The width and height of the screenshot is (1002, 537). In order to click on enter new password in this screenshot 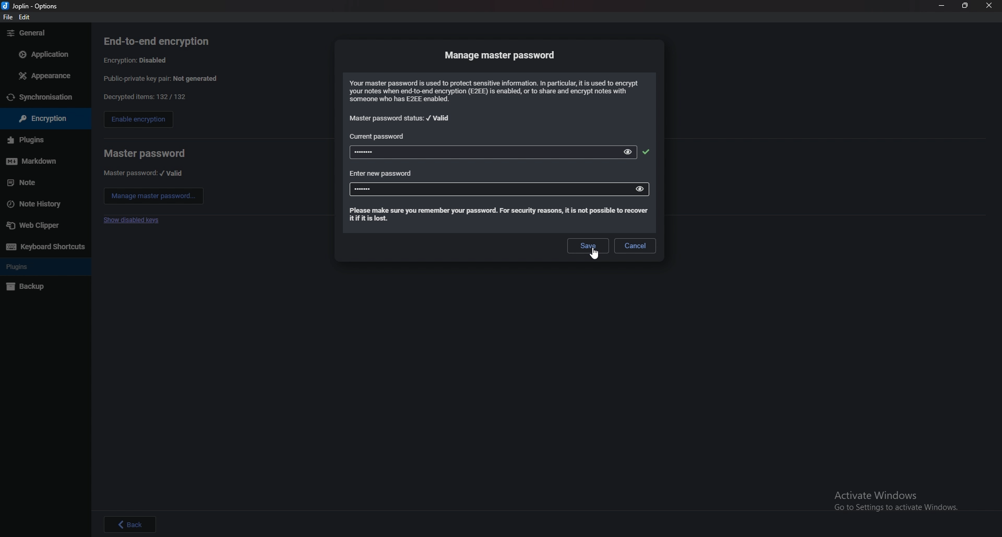, I will do `click(381, 174)`.